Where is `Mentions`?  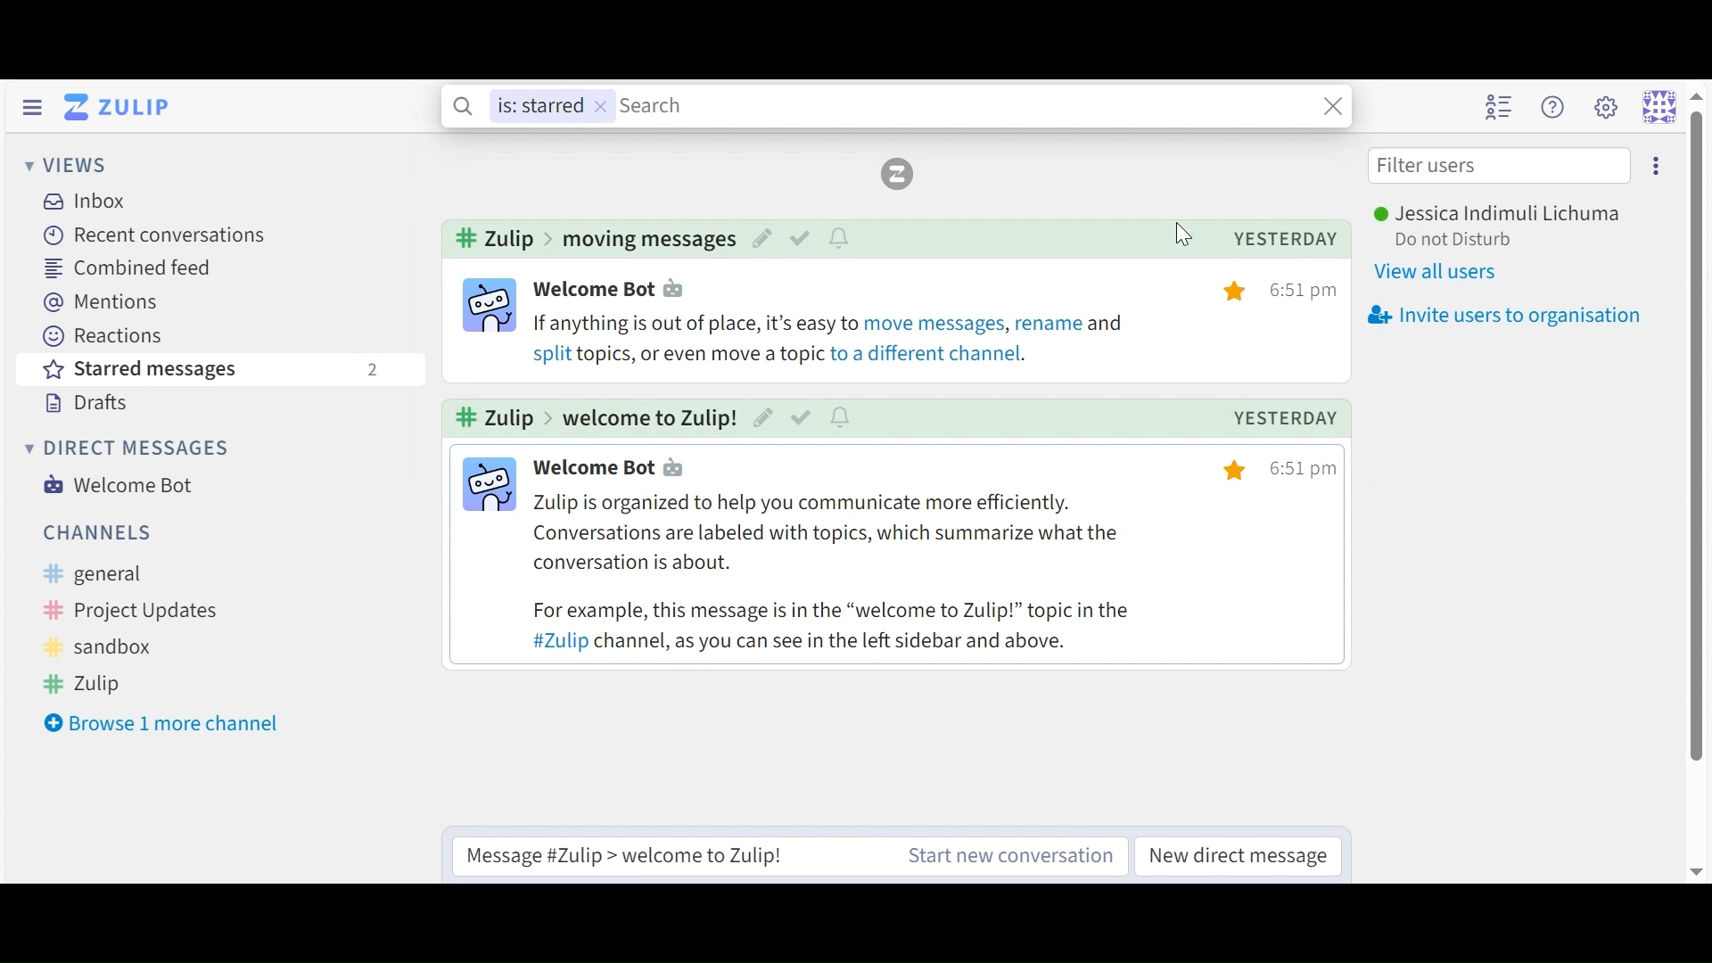
Mentions is located at coordinates (98, 302).